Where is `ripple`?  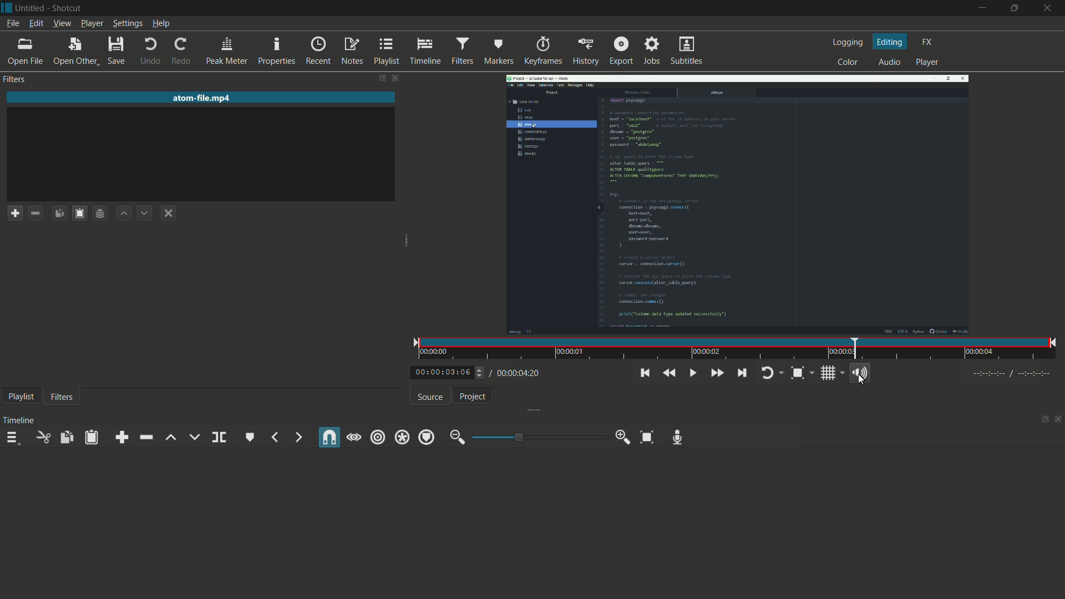
ripple is located at coordinates (378, 438).